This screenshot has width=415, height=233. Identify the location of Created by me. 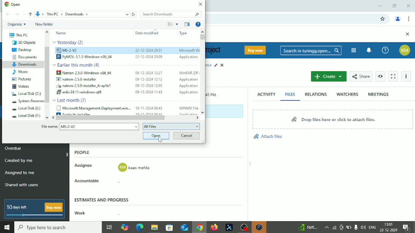
(20, 161).